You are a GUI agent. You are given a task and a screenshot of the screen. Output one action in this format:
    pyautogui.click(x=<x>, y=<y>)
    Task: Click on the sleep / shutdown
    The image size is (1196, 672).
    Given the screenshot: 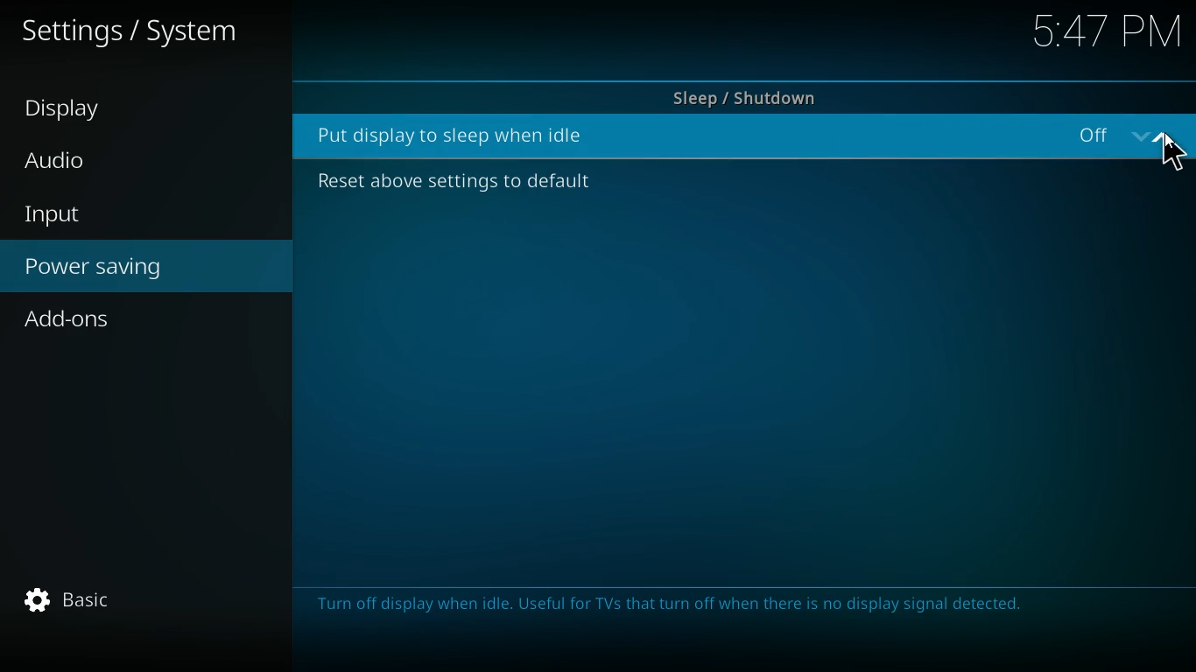 What is the action you would take?
    pyautogui.click(x=742, y=93)
    